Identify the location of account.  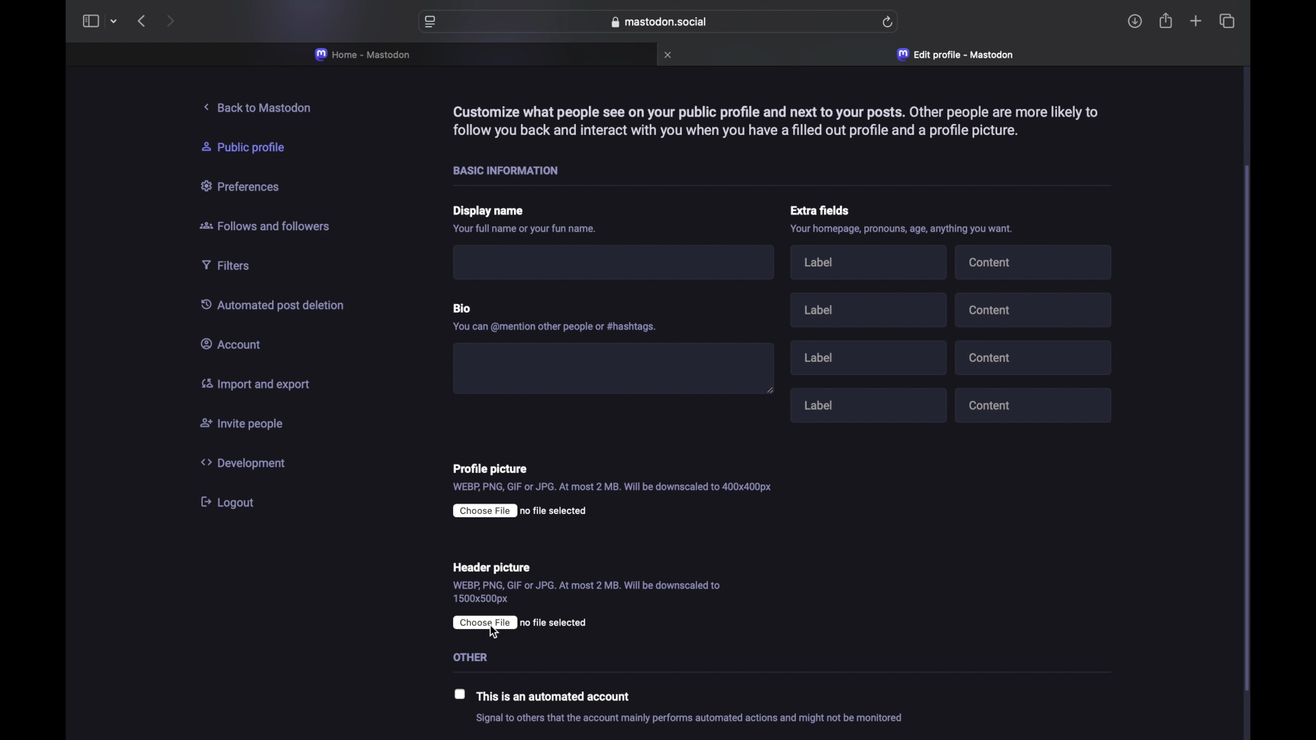
(235, 344).